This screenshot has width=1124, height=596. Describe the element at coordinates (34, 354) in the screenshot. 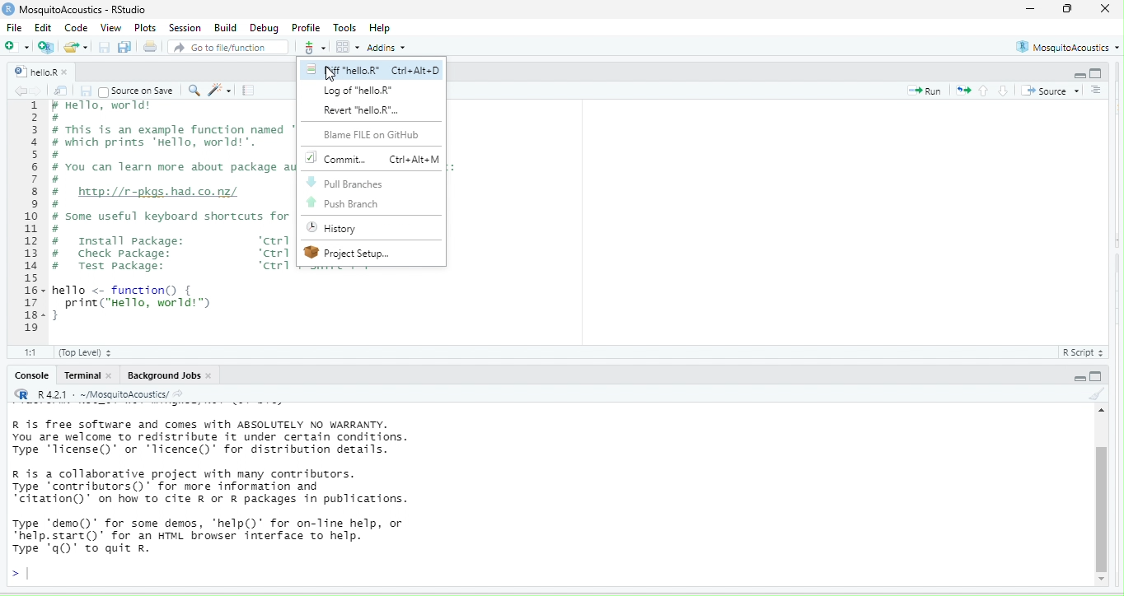

I see `1:1` at that location.